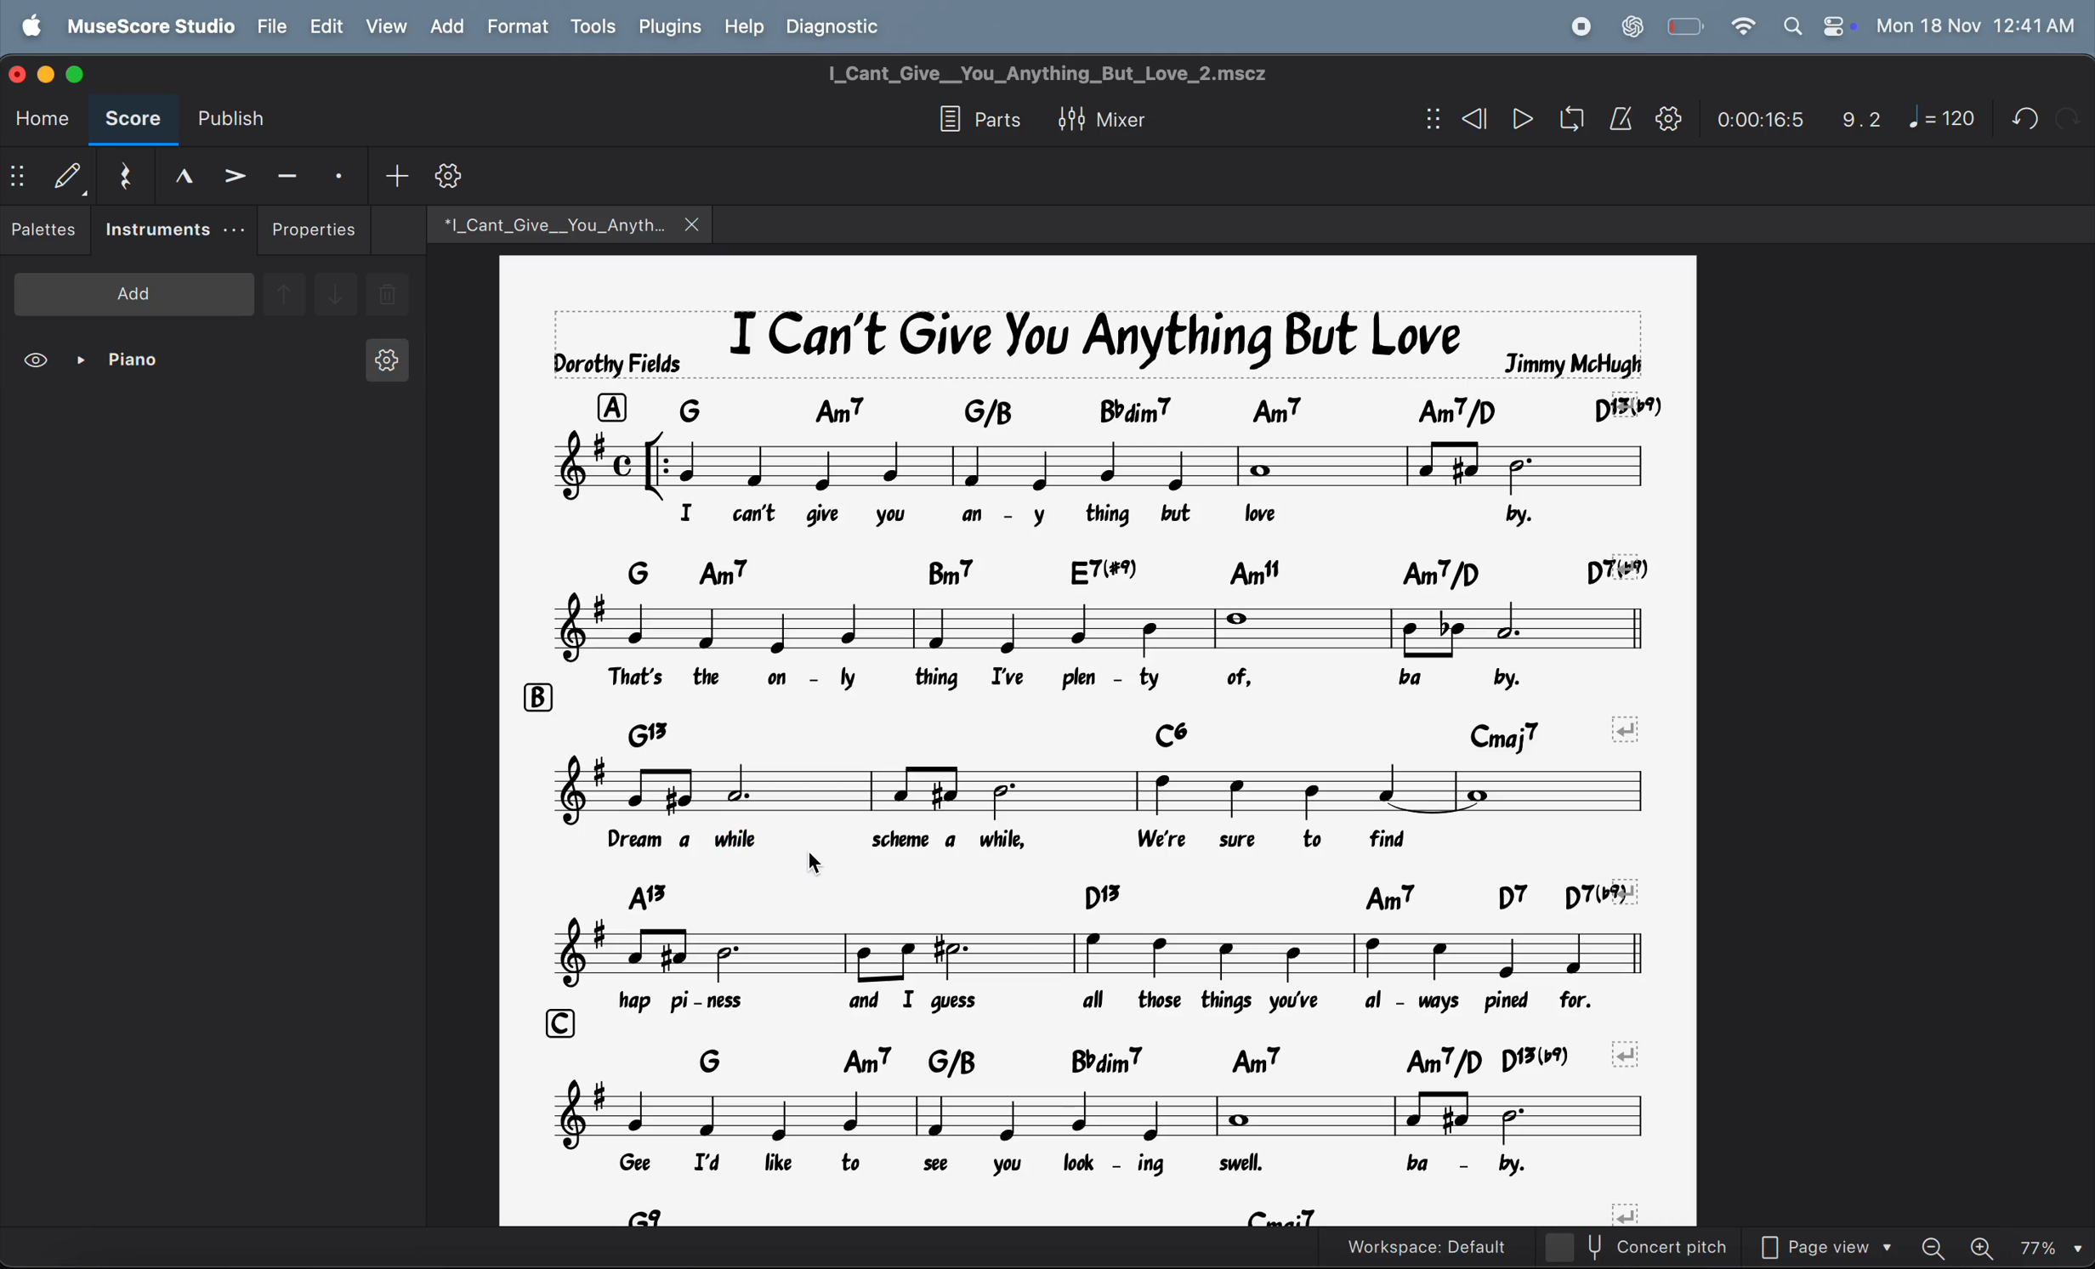 The height and width of the screenshot is (1269, 2095). Describe the element at coordinates (671, 28) in the screenshot. I see `plugins` at that location.